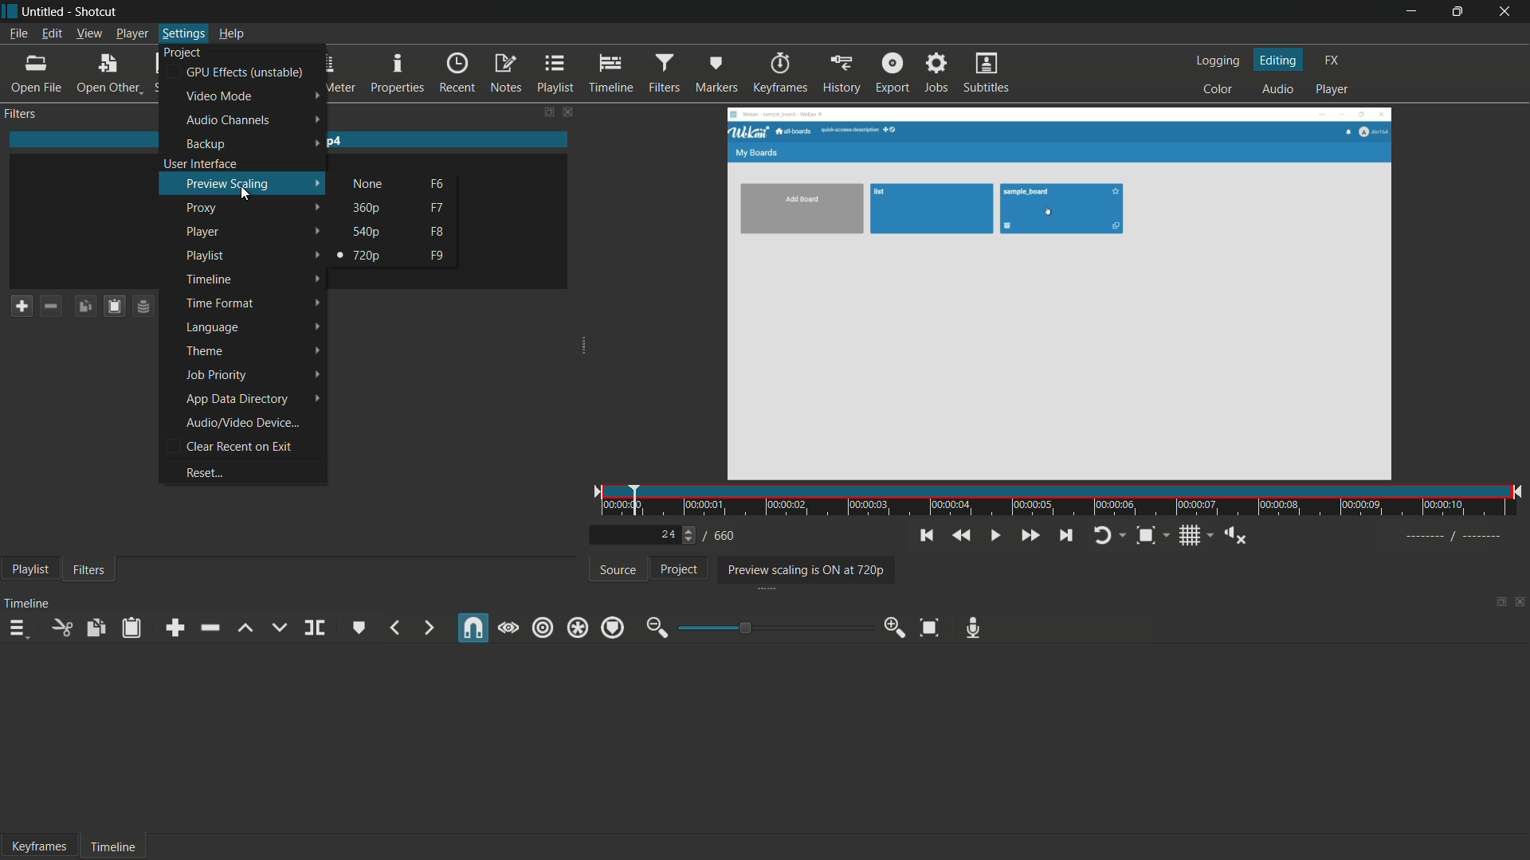 The height and width of the screenshot is (860, 1530). Describe the element at coordinates (1058, 295) in the screenshot. I see `preview window` at that location.